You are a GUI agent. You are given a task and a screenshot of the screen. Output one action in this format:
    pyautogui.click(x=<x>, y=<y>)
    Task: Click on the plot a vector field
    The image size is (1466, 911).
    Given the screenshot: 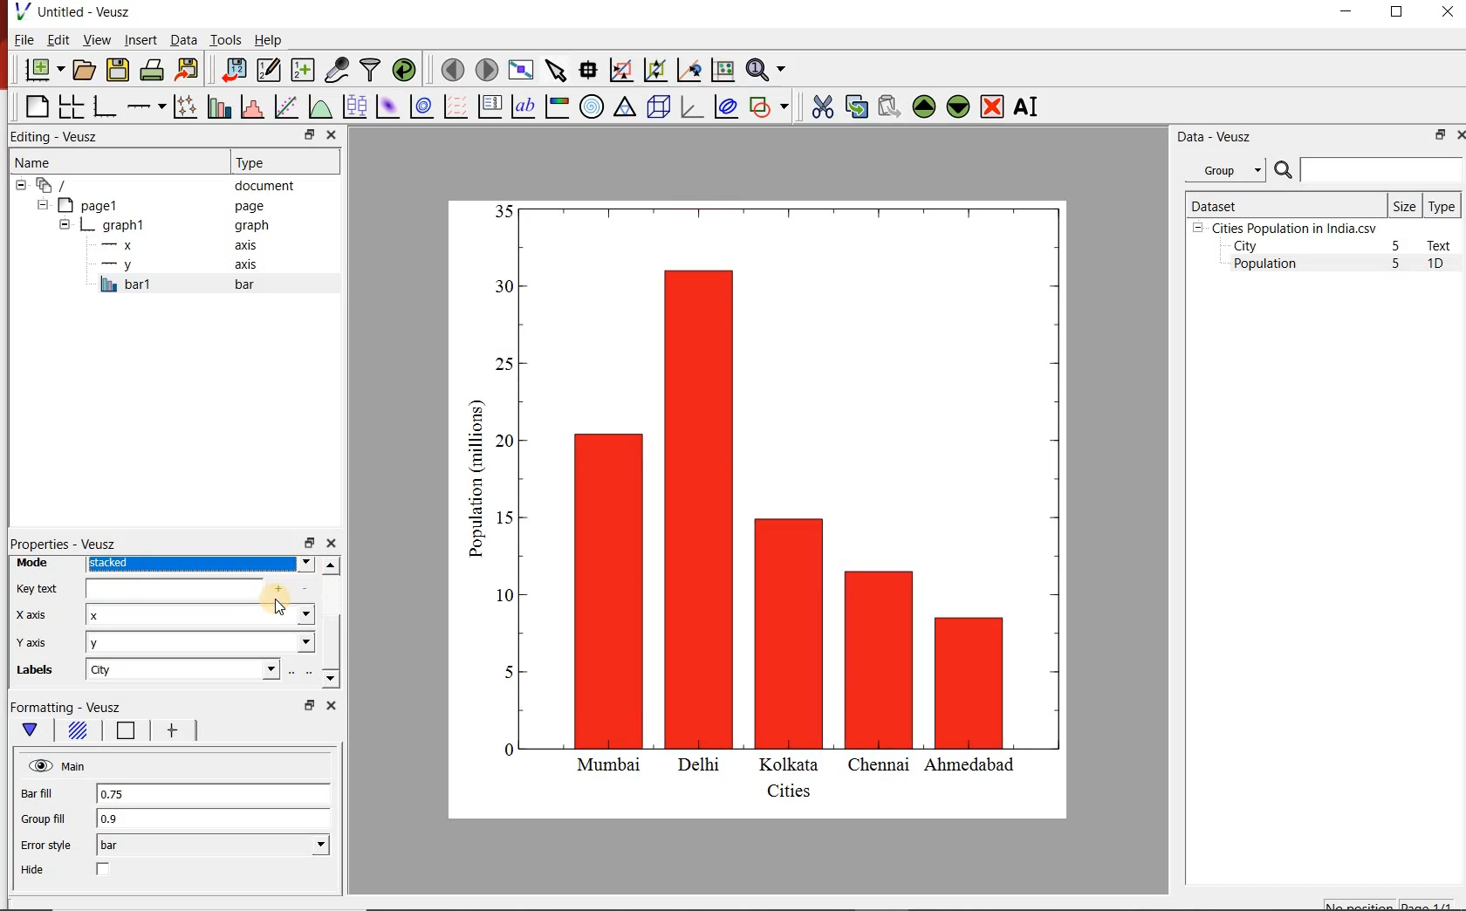 What is the action you would take?
    pyautogui.click(x=454, y=106)
    